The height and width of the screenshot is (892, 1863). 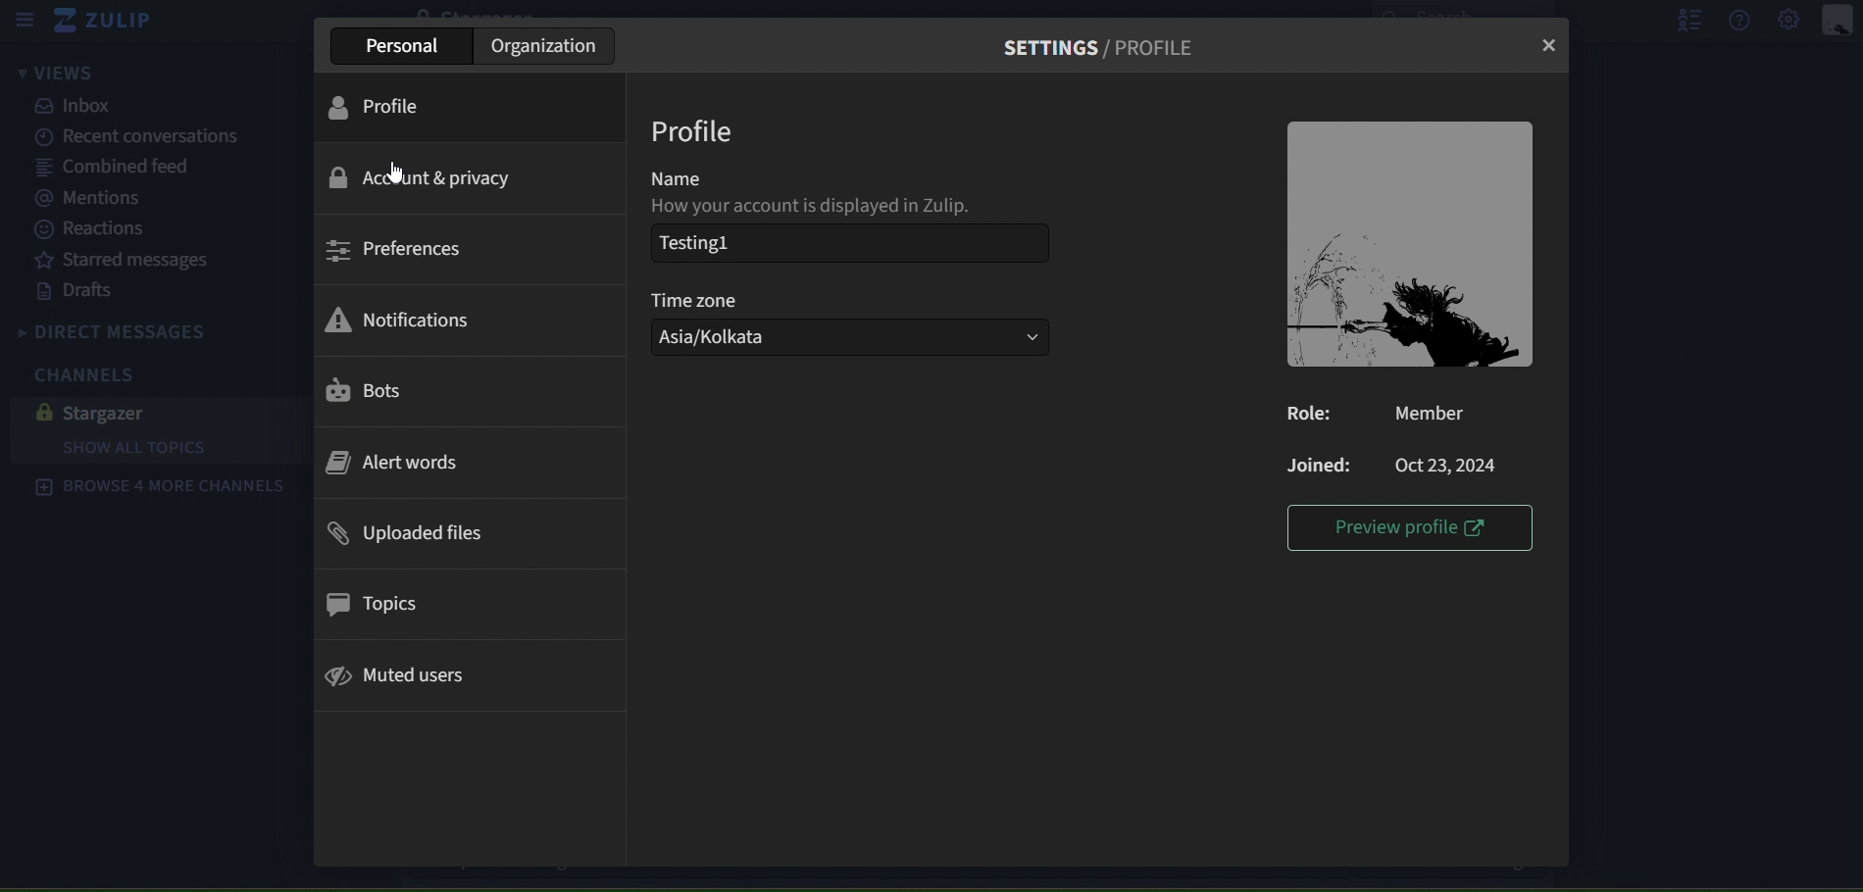 I want to click on time zone, so click(x=700, y=298).